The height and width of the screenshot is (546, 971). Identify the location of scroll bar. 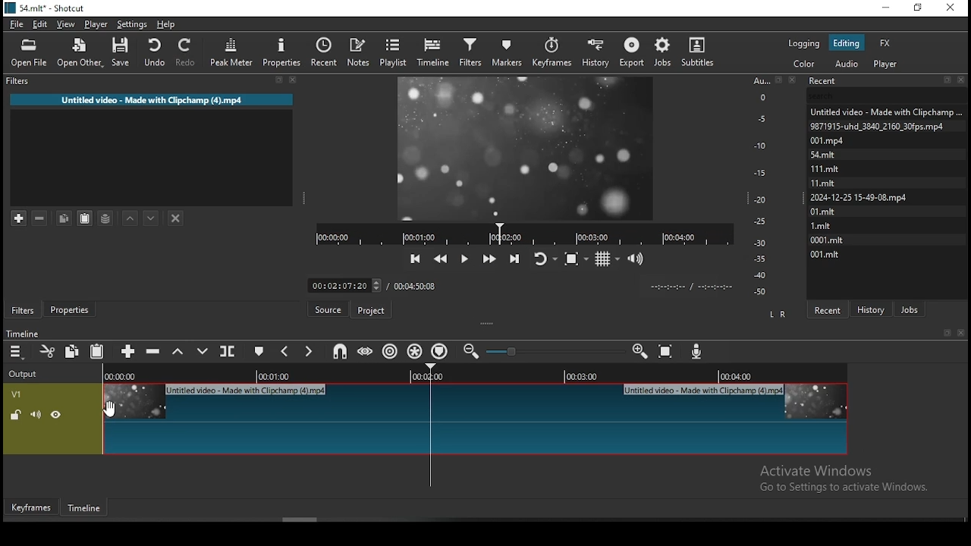
(288, 519).